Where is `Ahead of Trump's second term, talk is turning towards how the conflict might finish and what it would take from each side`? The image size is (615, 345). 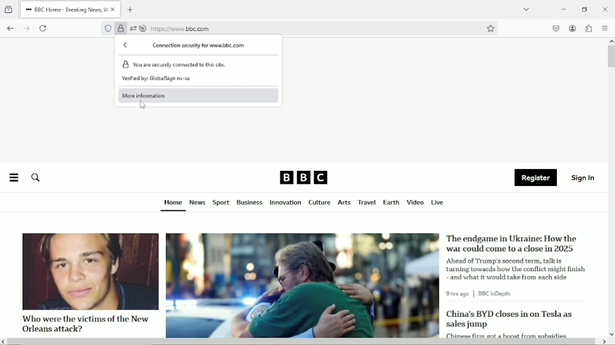
Ahead of Trump's second term, talk is turning towards how the conflict might finish and what it would take from each side is located at coordinates (518, 269).